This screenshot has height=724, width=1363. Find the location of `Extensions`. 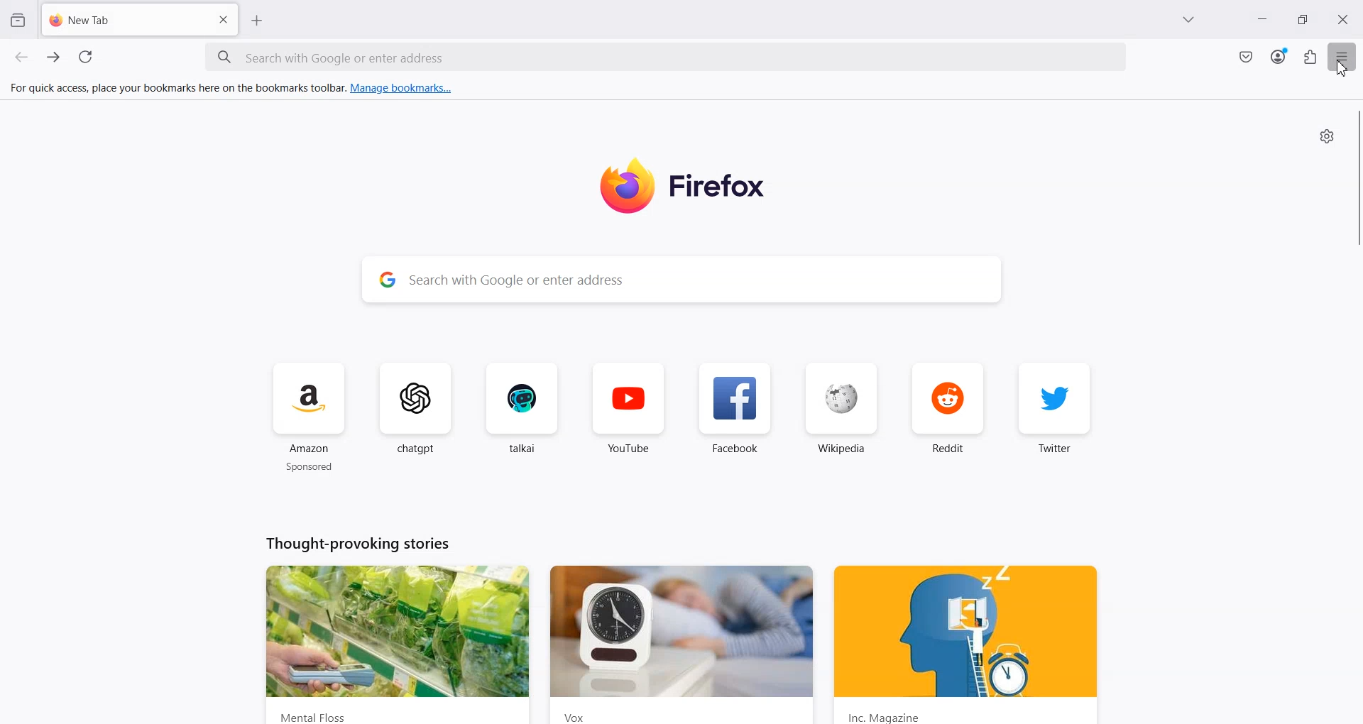

Extensions is located at coordinates (1311, 57).